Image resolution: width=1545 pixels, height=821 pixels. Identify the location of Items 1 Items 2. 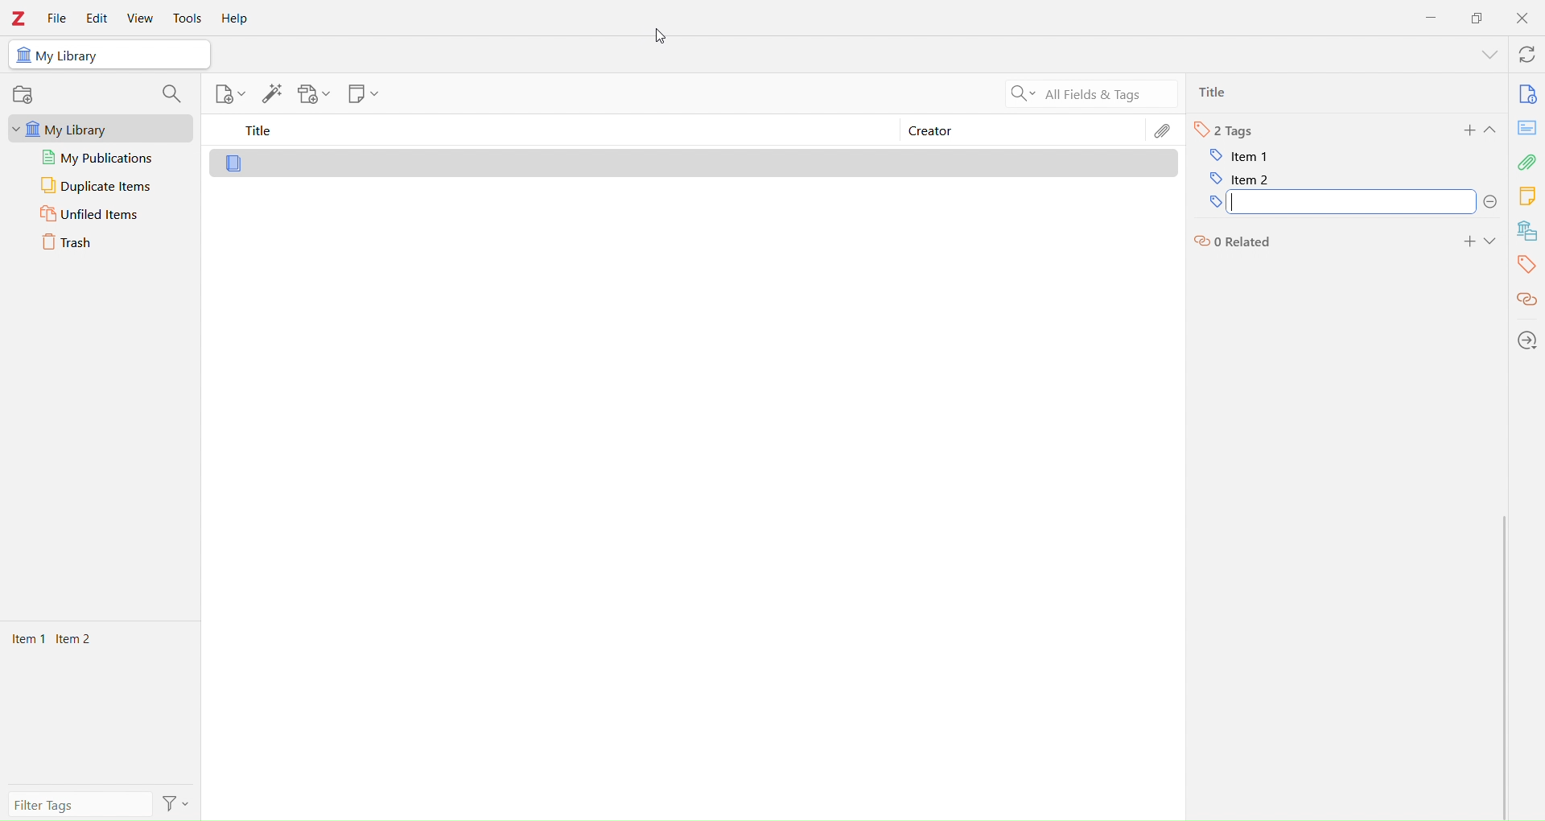
(63, 638).